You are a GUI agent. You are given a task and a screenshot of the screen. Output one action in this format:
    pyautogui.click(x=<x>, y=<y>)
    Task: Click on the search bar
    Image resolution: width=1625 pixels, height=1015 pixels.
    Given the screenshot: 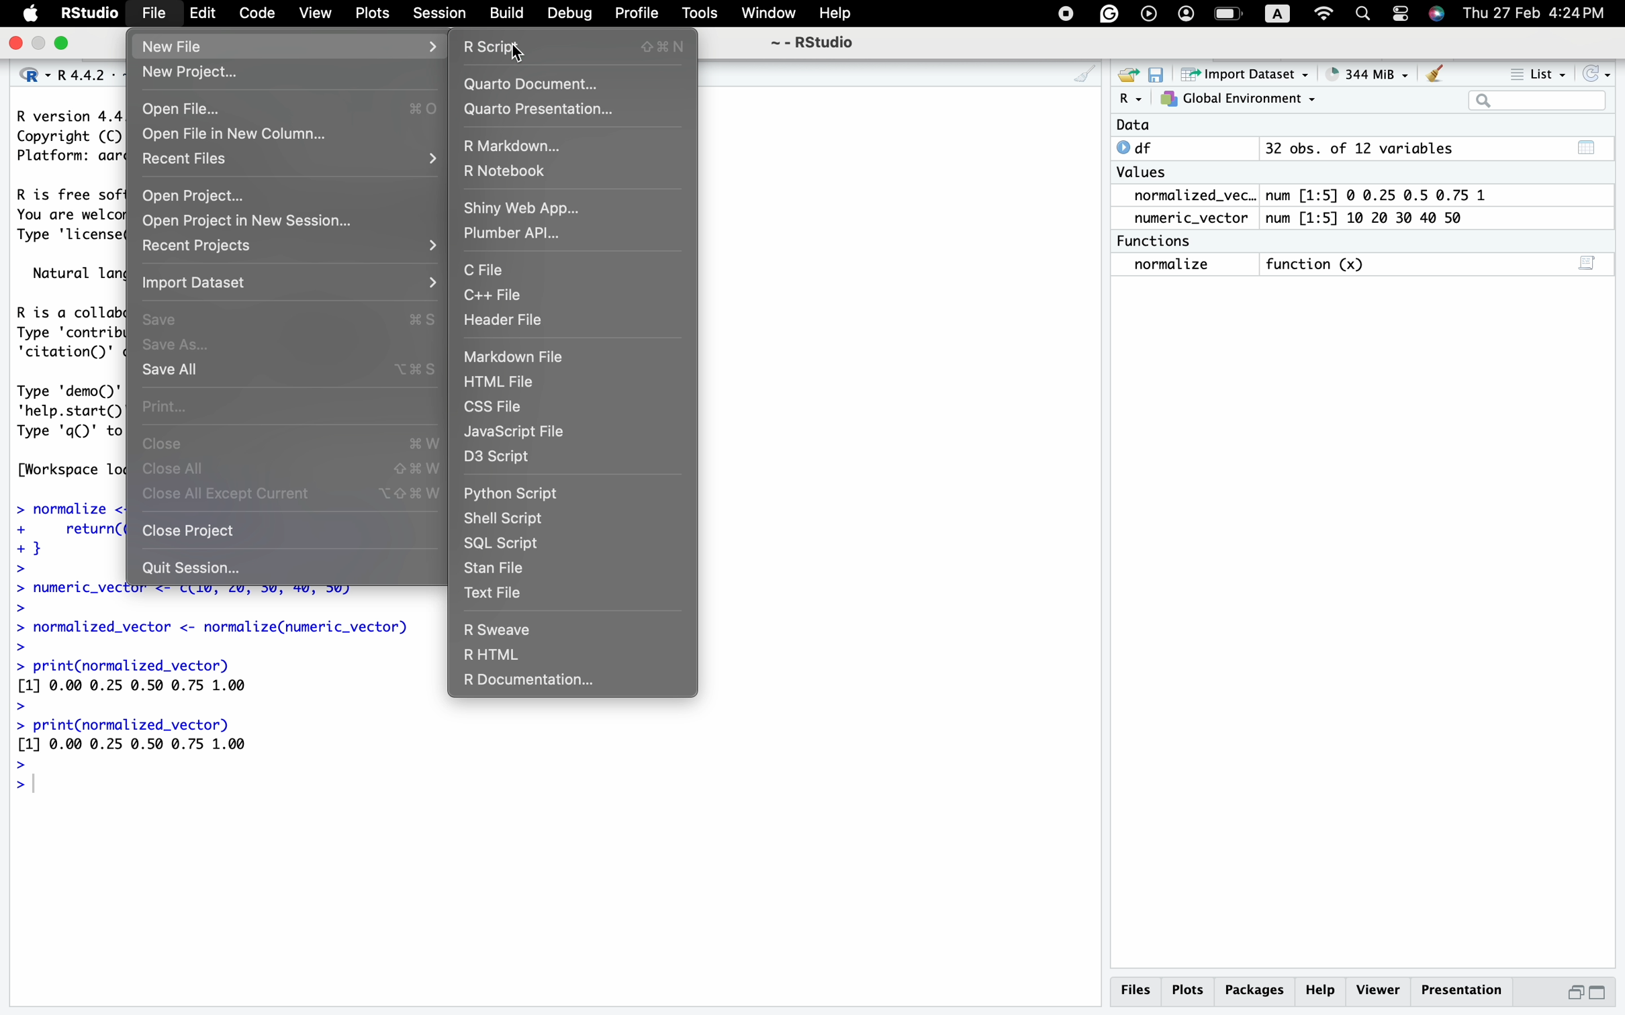 What is the action you would take?
    pyautogui.click(x=1535, y=100)
    